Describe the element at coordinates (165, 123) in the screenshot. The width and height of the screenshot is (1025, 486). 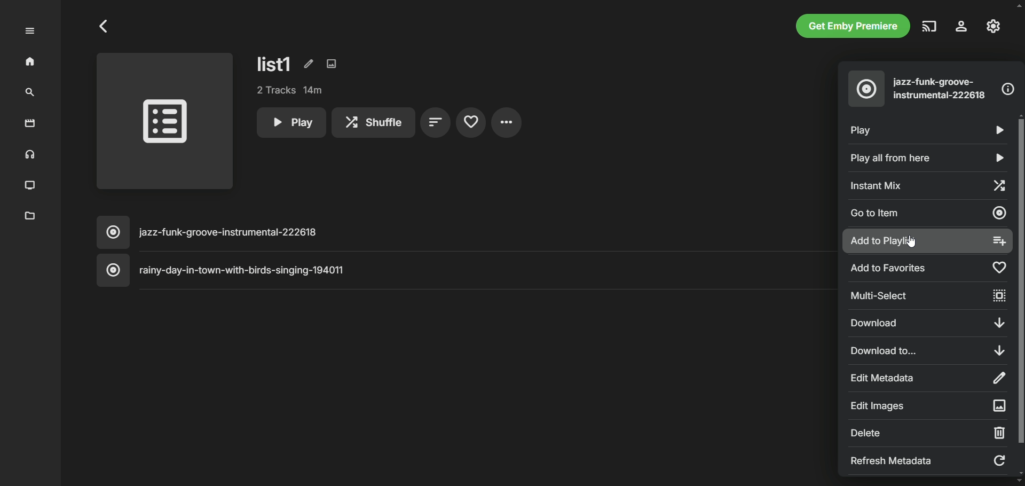
I see `playlist` at that location.